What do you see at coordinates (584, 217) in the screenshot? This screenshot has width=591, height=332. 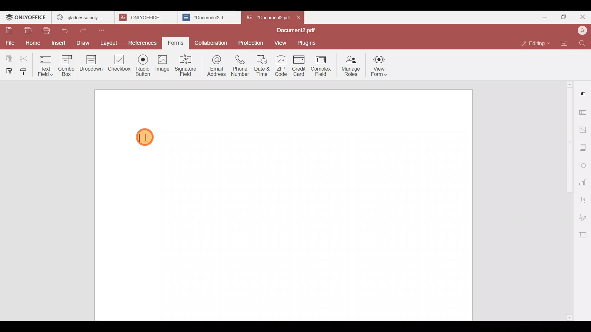 I see `Signature settings` at bounding box center [584, 217].